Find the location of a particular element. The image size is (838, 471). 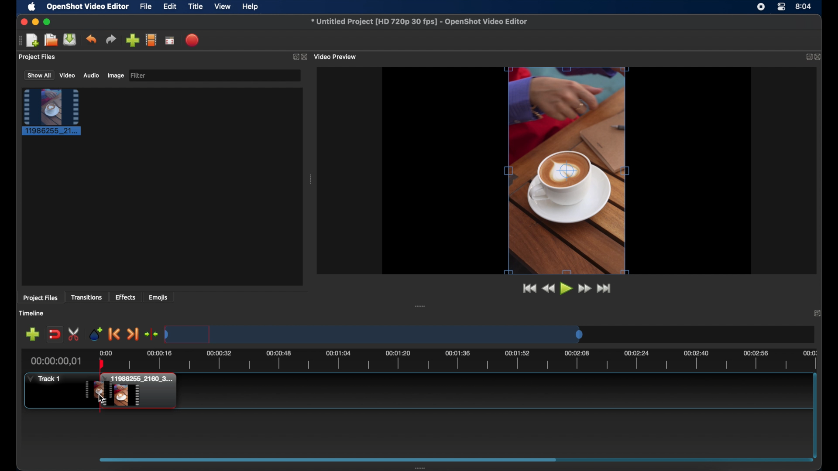

timeline scale is located at coordinates (374, 335).